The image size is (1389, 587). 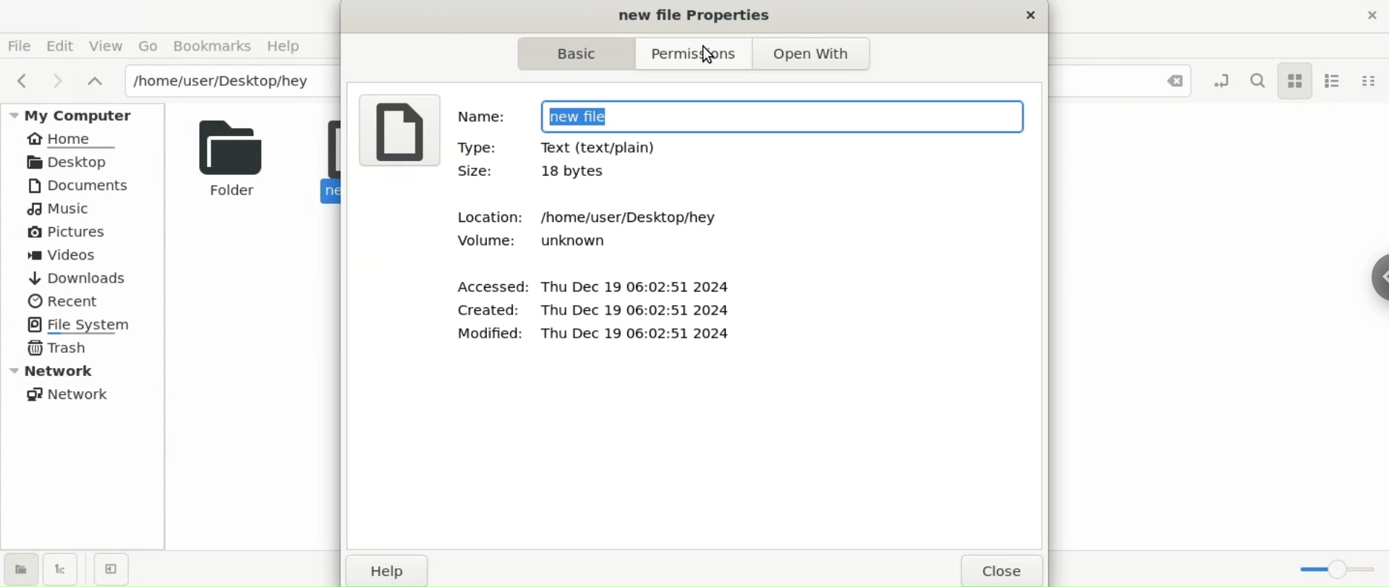 I want to click on Network, so click(x=87, y=370).